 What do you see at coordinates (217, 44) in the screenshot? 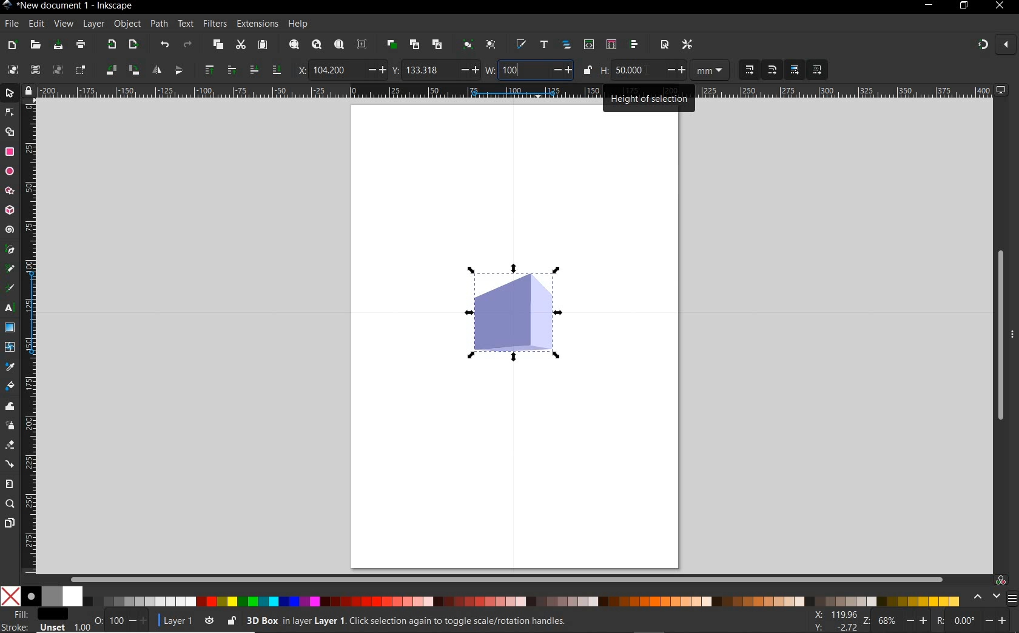
I see `copy` at bounding box center [217, 44].